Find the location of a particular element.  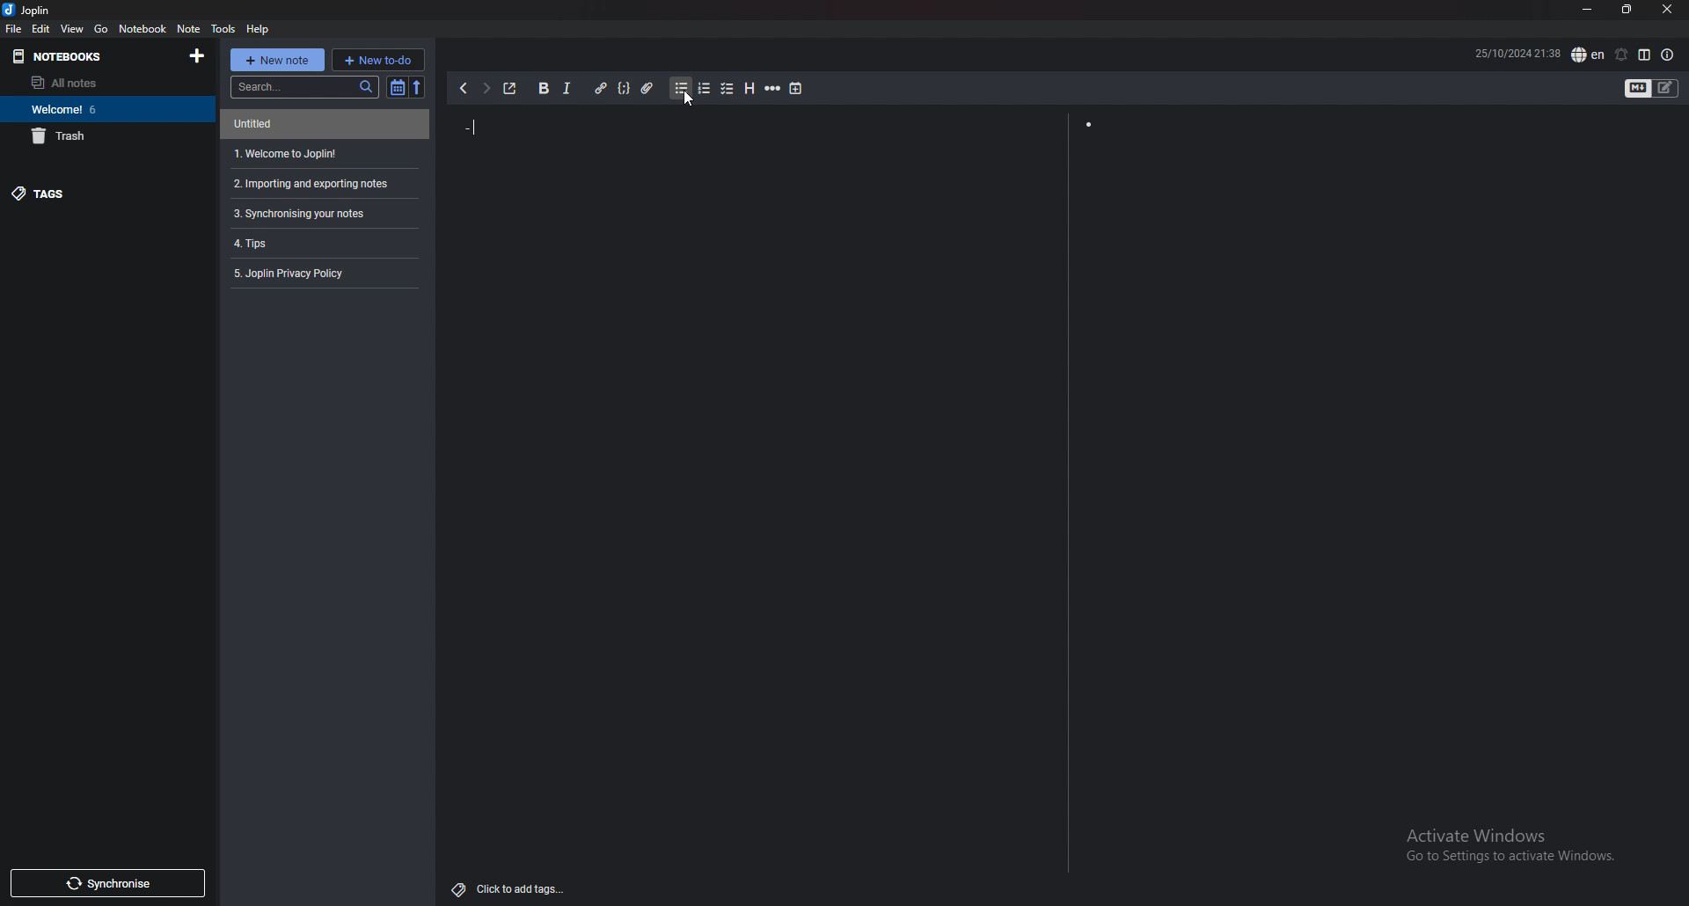

Toggle external editing is located at coordinates (513, 86).